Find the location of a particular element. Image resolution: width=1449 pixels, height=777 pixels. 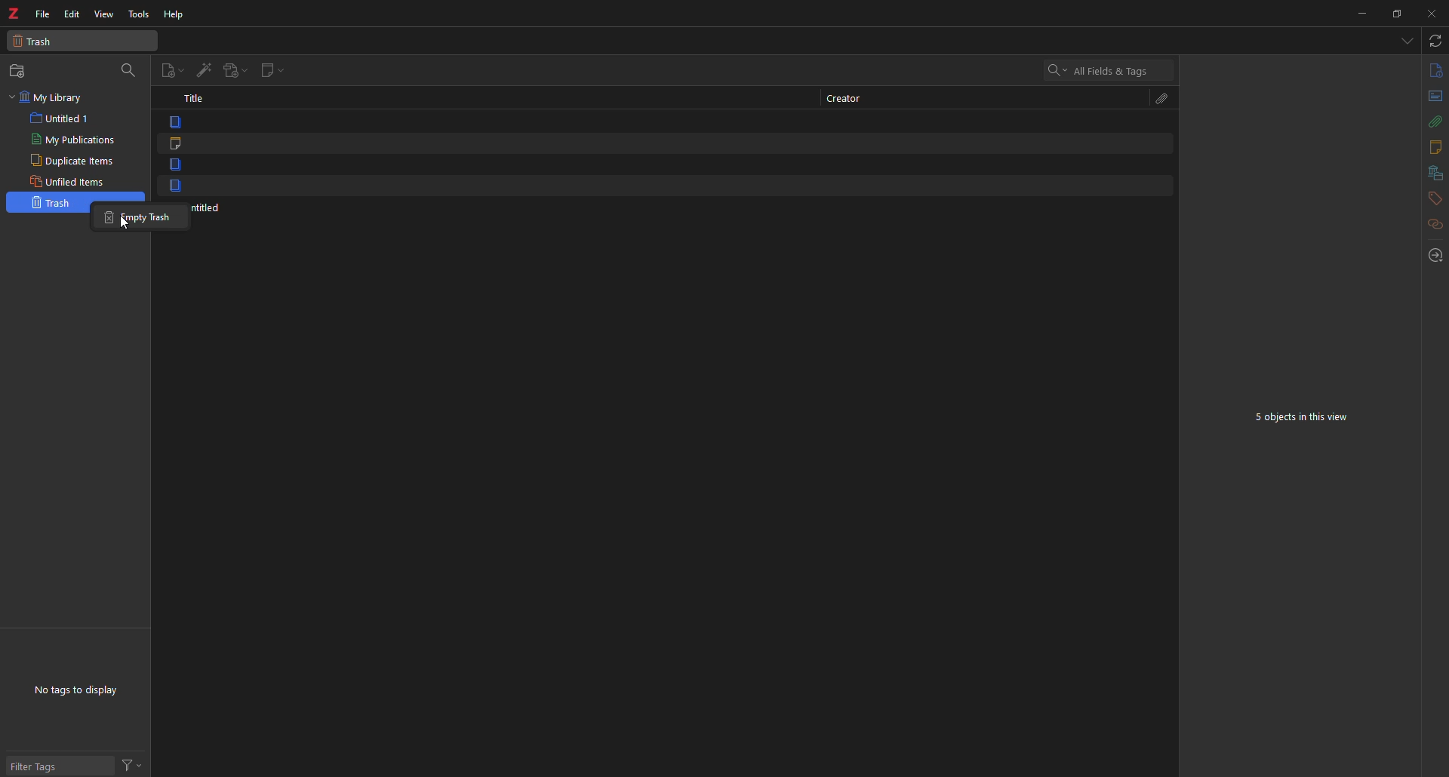

filter tags is located at coordinates (45, 765).